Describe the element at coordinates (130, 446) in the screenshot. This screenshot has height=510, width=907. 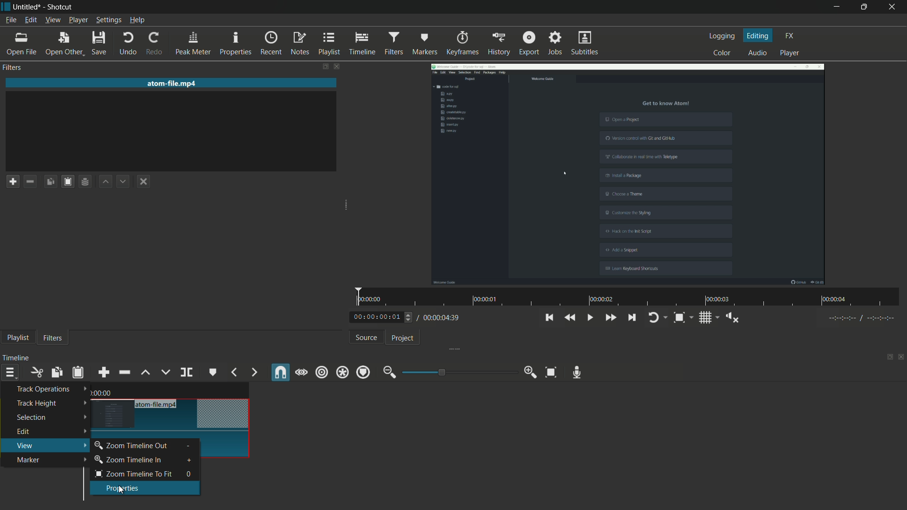
I see `zoom timeline out` at that location.